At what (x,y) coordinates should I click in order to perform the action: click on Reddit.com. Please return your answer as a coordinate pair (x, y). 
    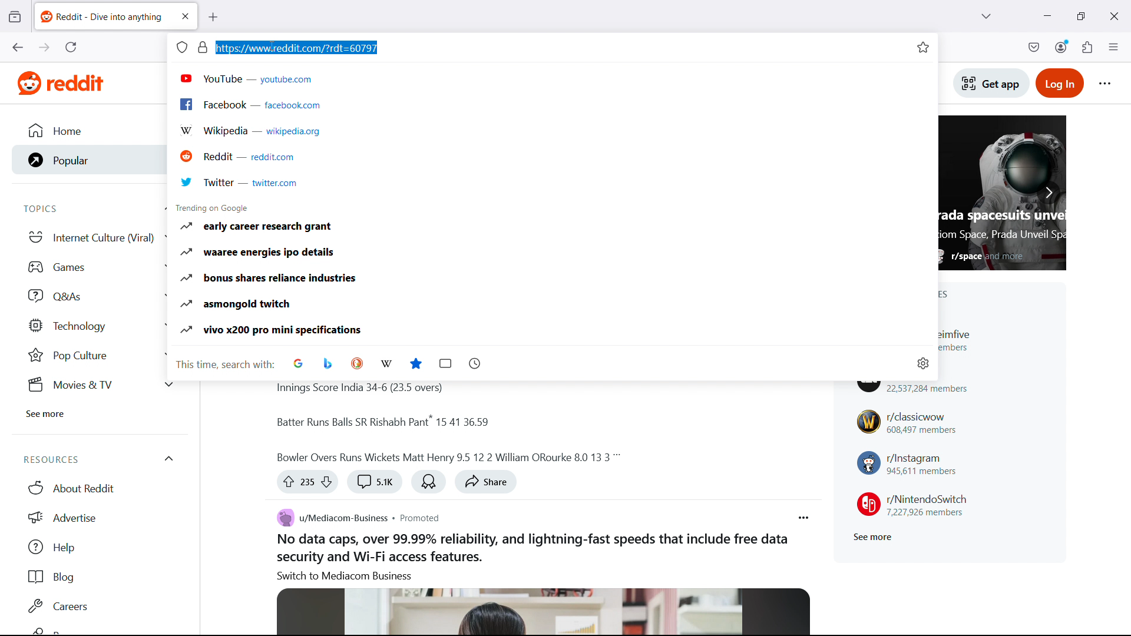
    Looking at the image, I should click on (553, 156).